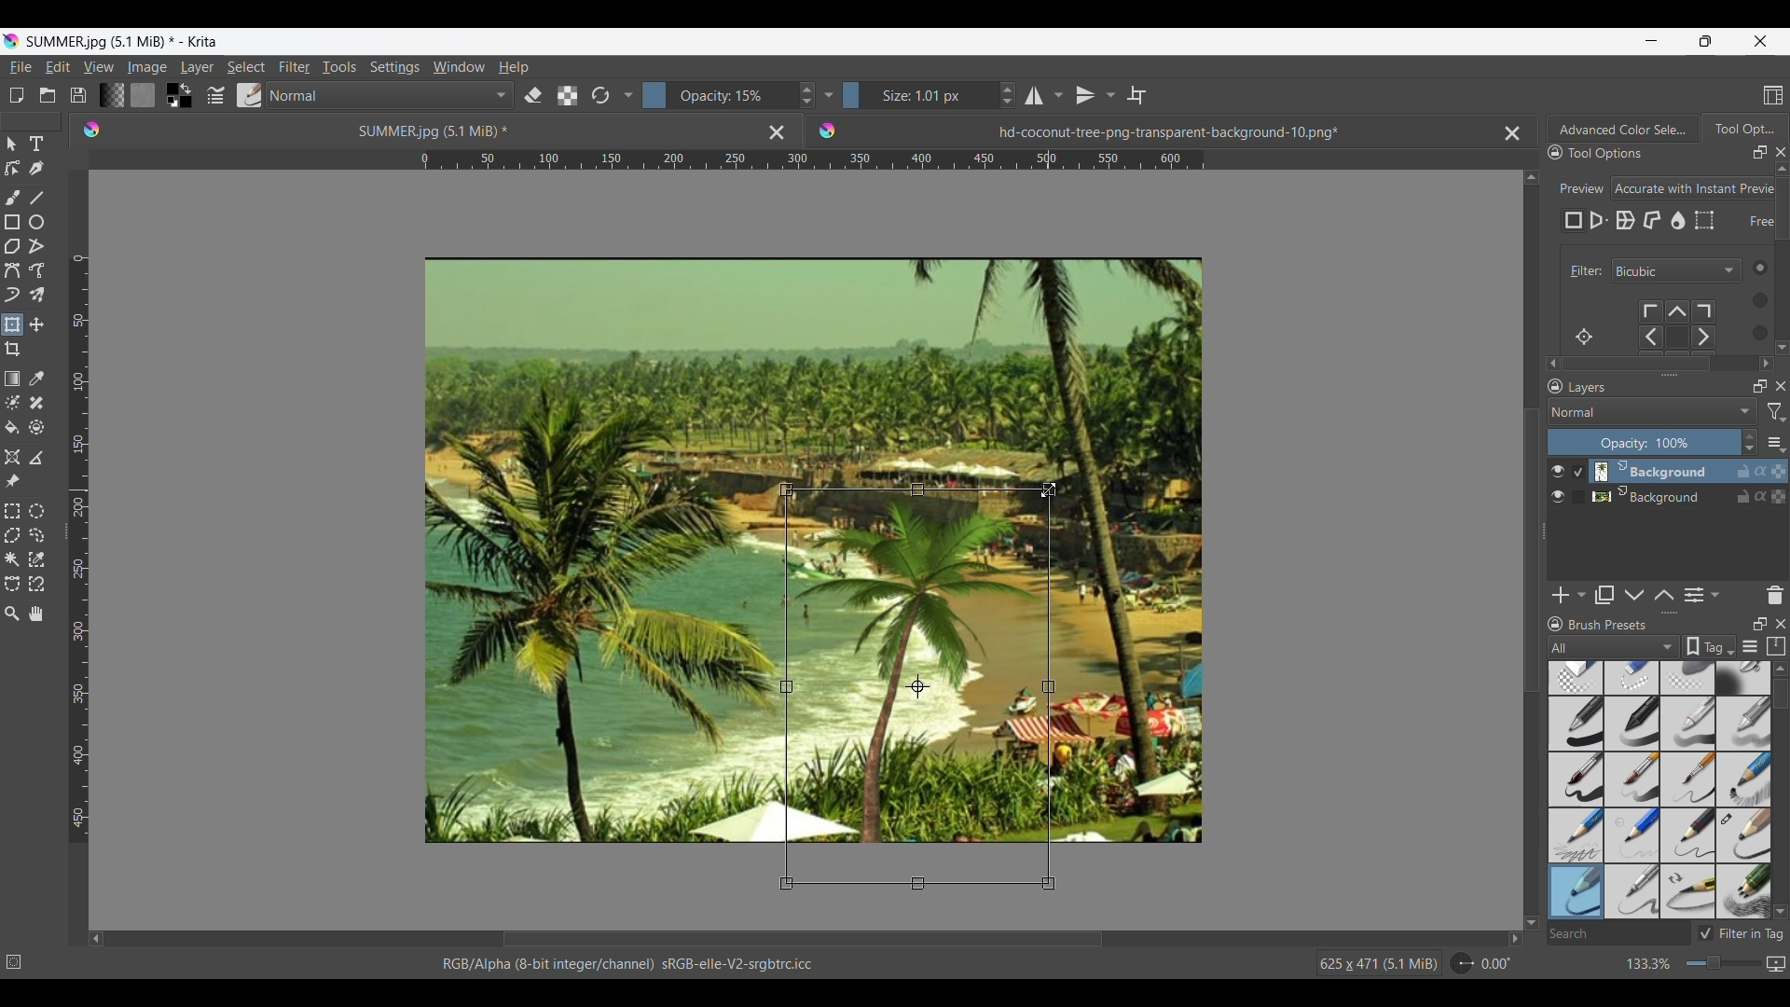 Image resolution: width=1790 pixels, height=1007 pixels. I want to click on Float docker, so click(1760, 153).